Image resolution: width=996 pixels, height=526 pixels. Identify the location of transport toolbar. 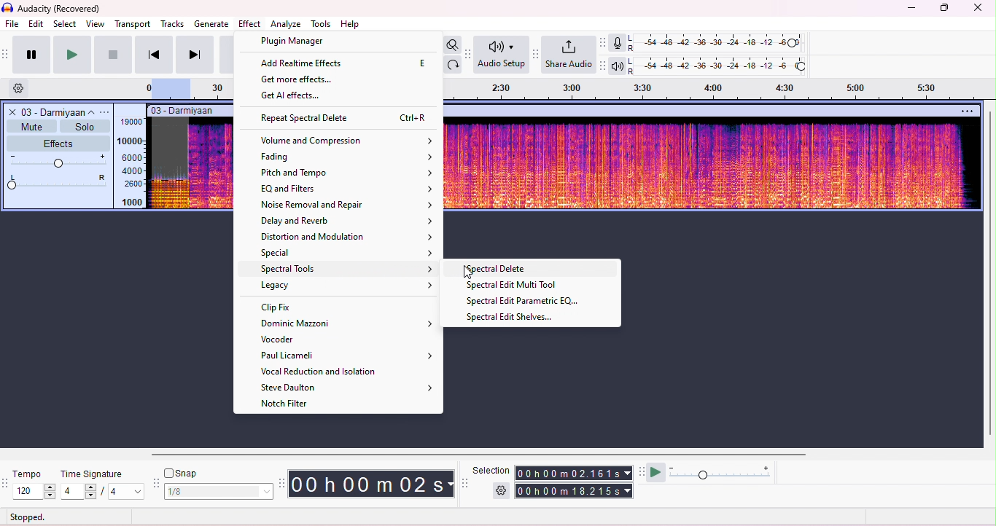
(7, 56).